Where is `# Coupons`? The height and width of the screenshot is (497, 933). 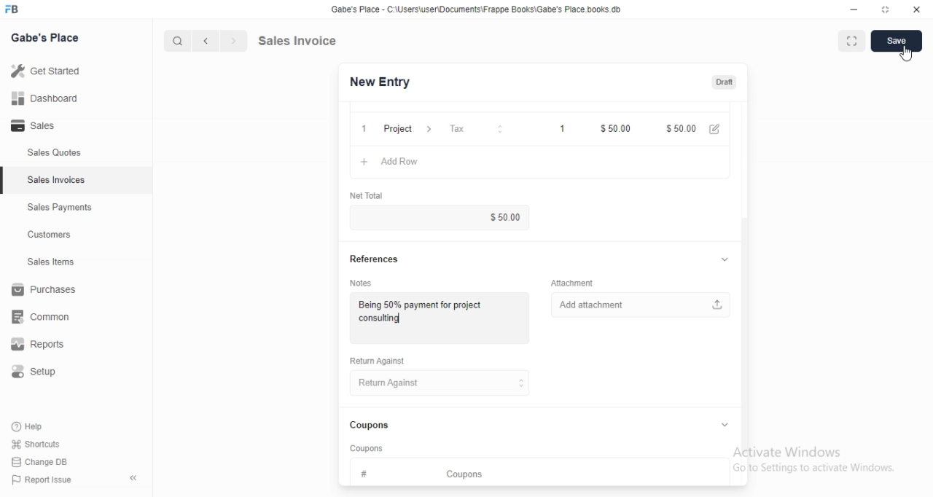
# Coupons is located at coordinates (428, 471).